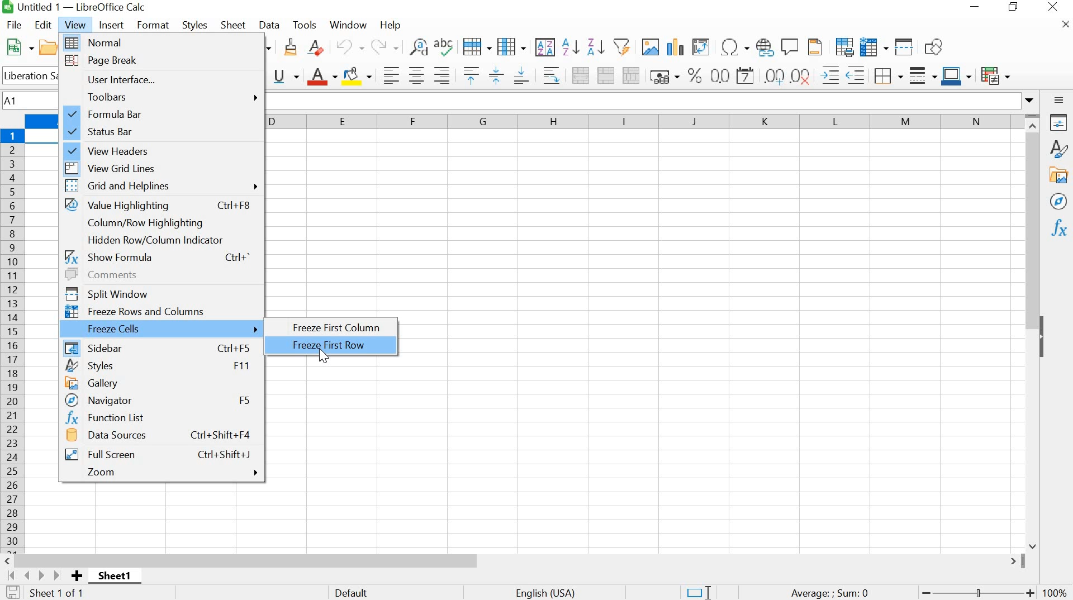  Describe the element at coordinates (270, 25) in the screenshot. I see `DATA` at that location.